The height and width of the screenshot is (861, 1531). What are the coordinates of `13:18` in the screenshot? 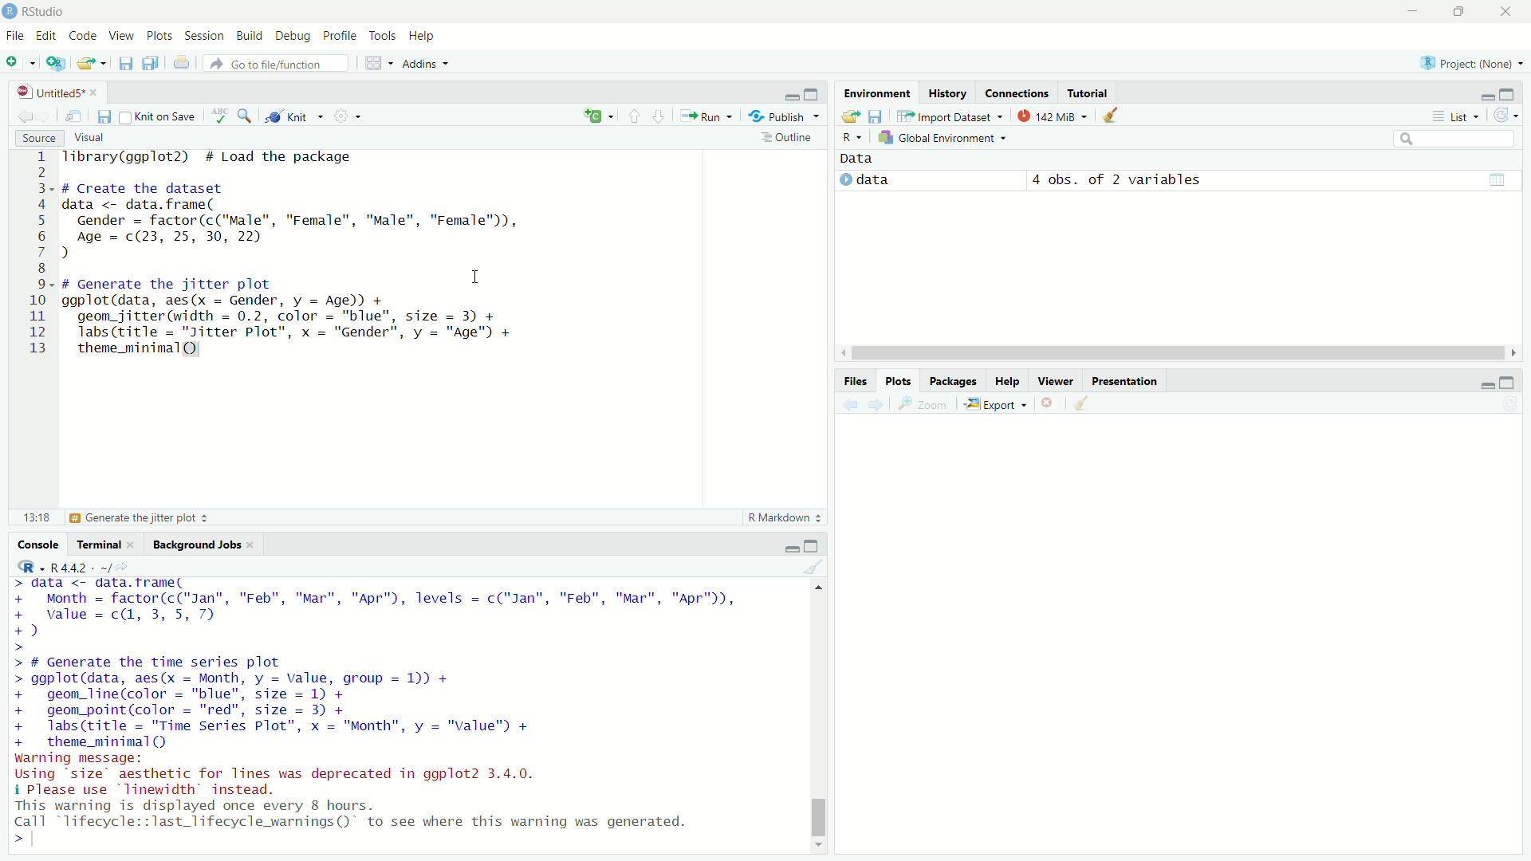 It's located at (28, 517).